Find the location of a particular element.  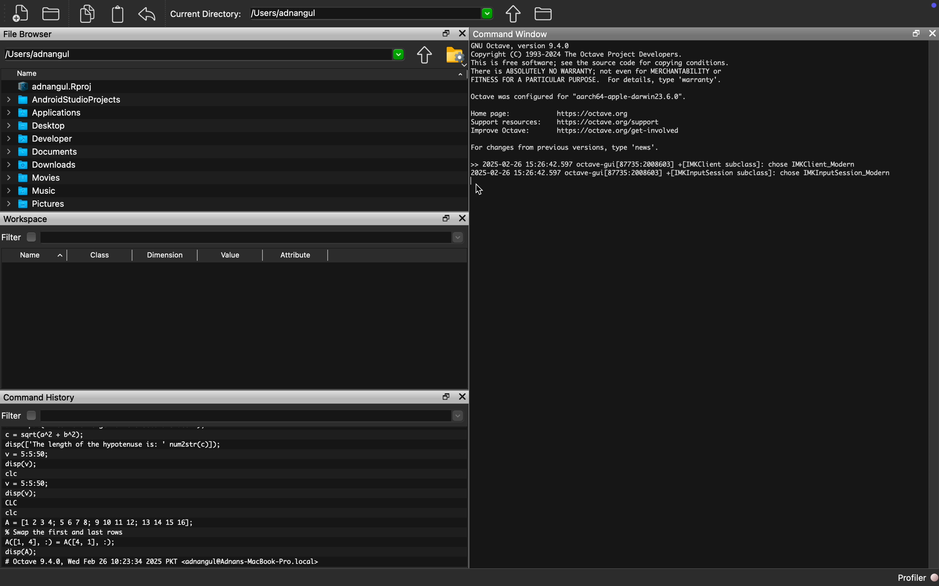

Add file is located at coordinates (21, 14).